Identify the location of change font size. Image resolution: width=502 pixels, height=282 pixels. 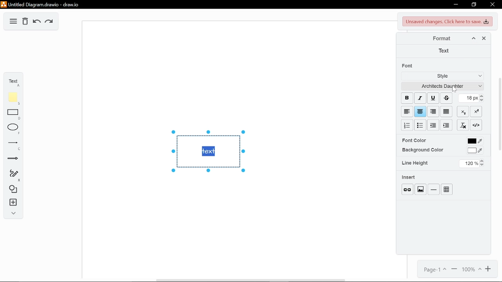
(472, 98).